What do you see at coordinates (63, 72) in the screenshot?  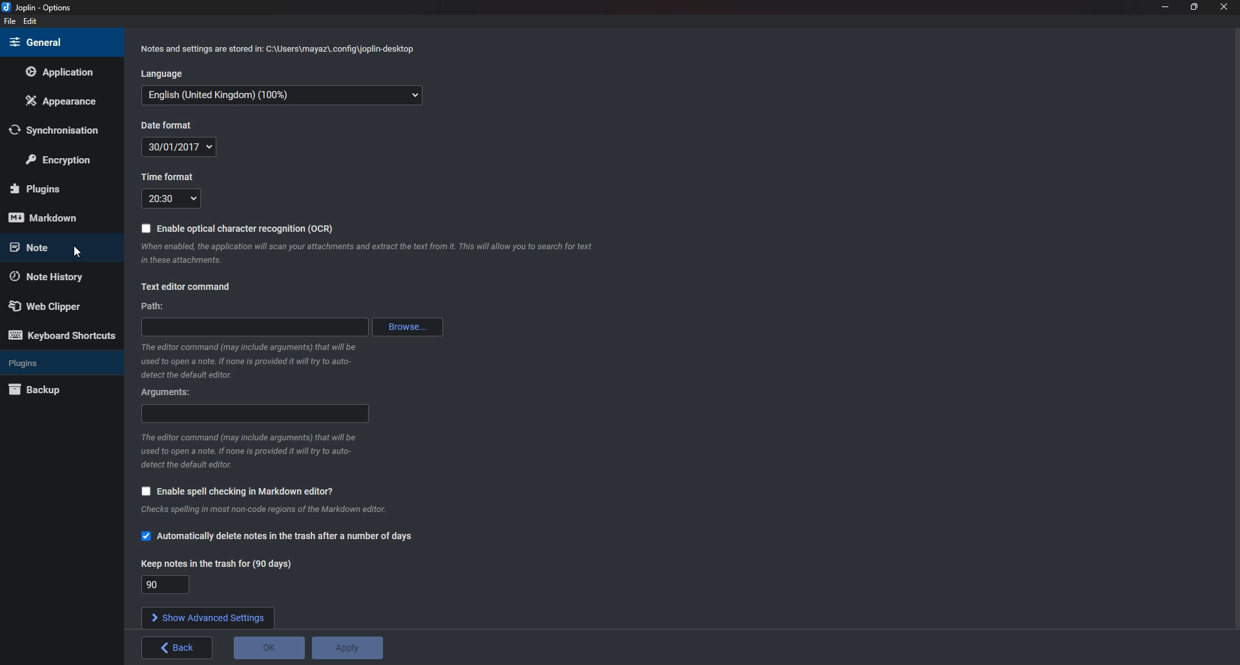 I see `Application` at bounding box center [63, 72].